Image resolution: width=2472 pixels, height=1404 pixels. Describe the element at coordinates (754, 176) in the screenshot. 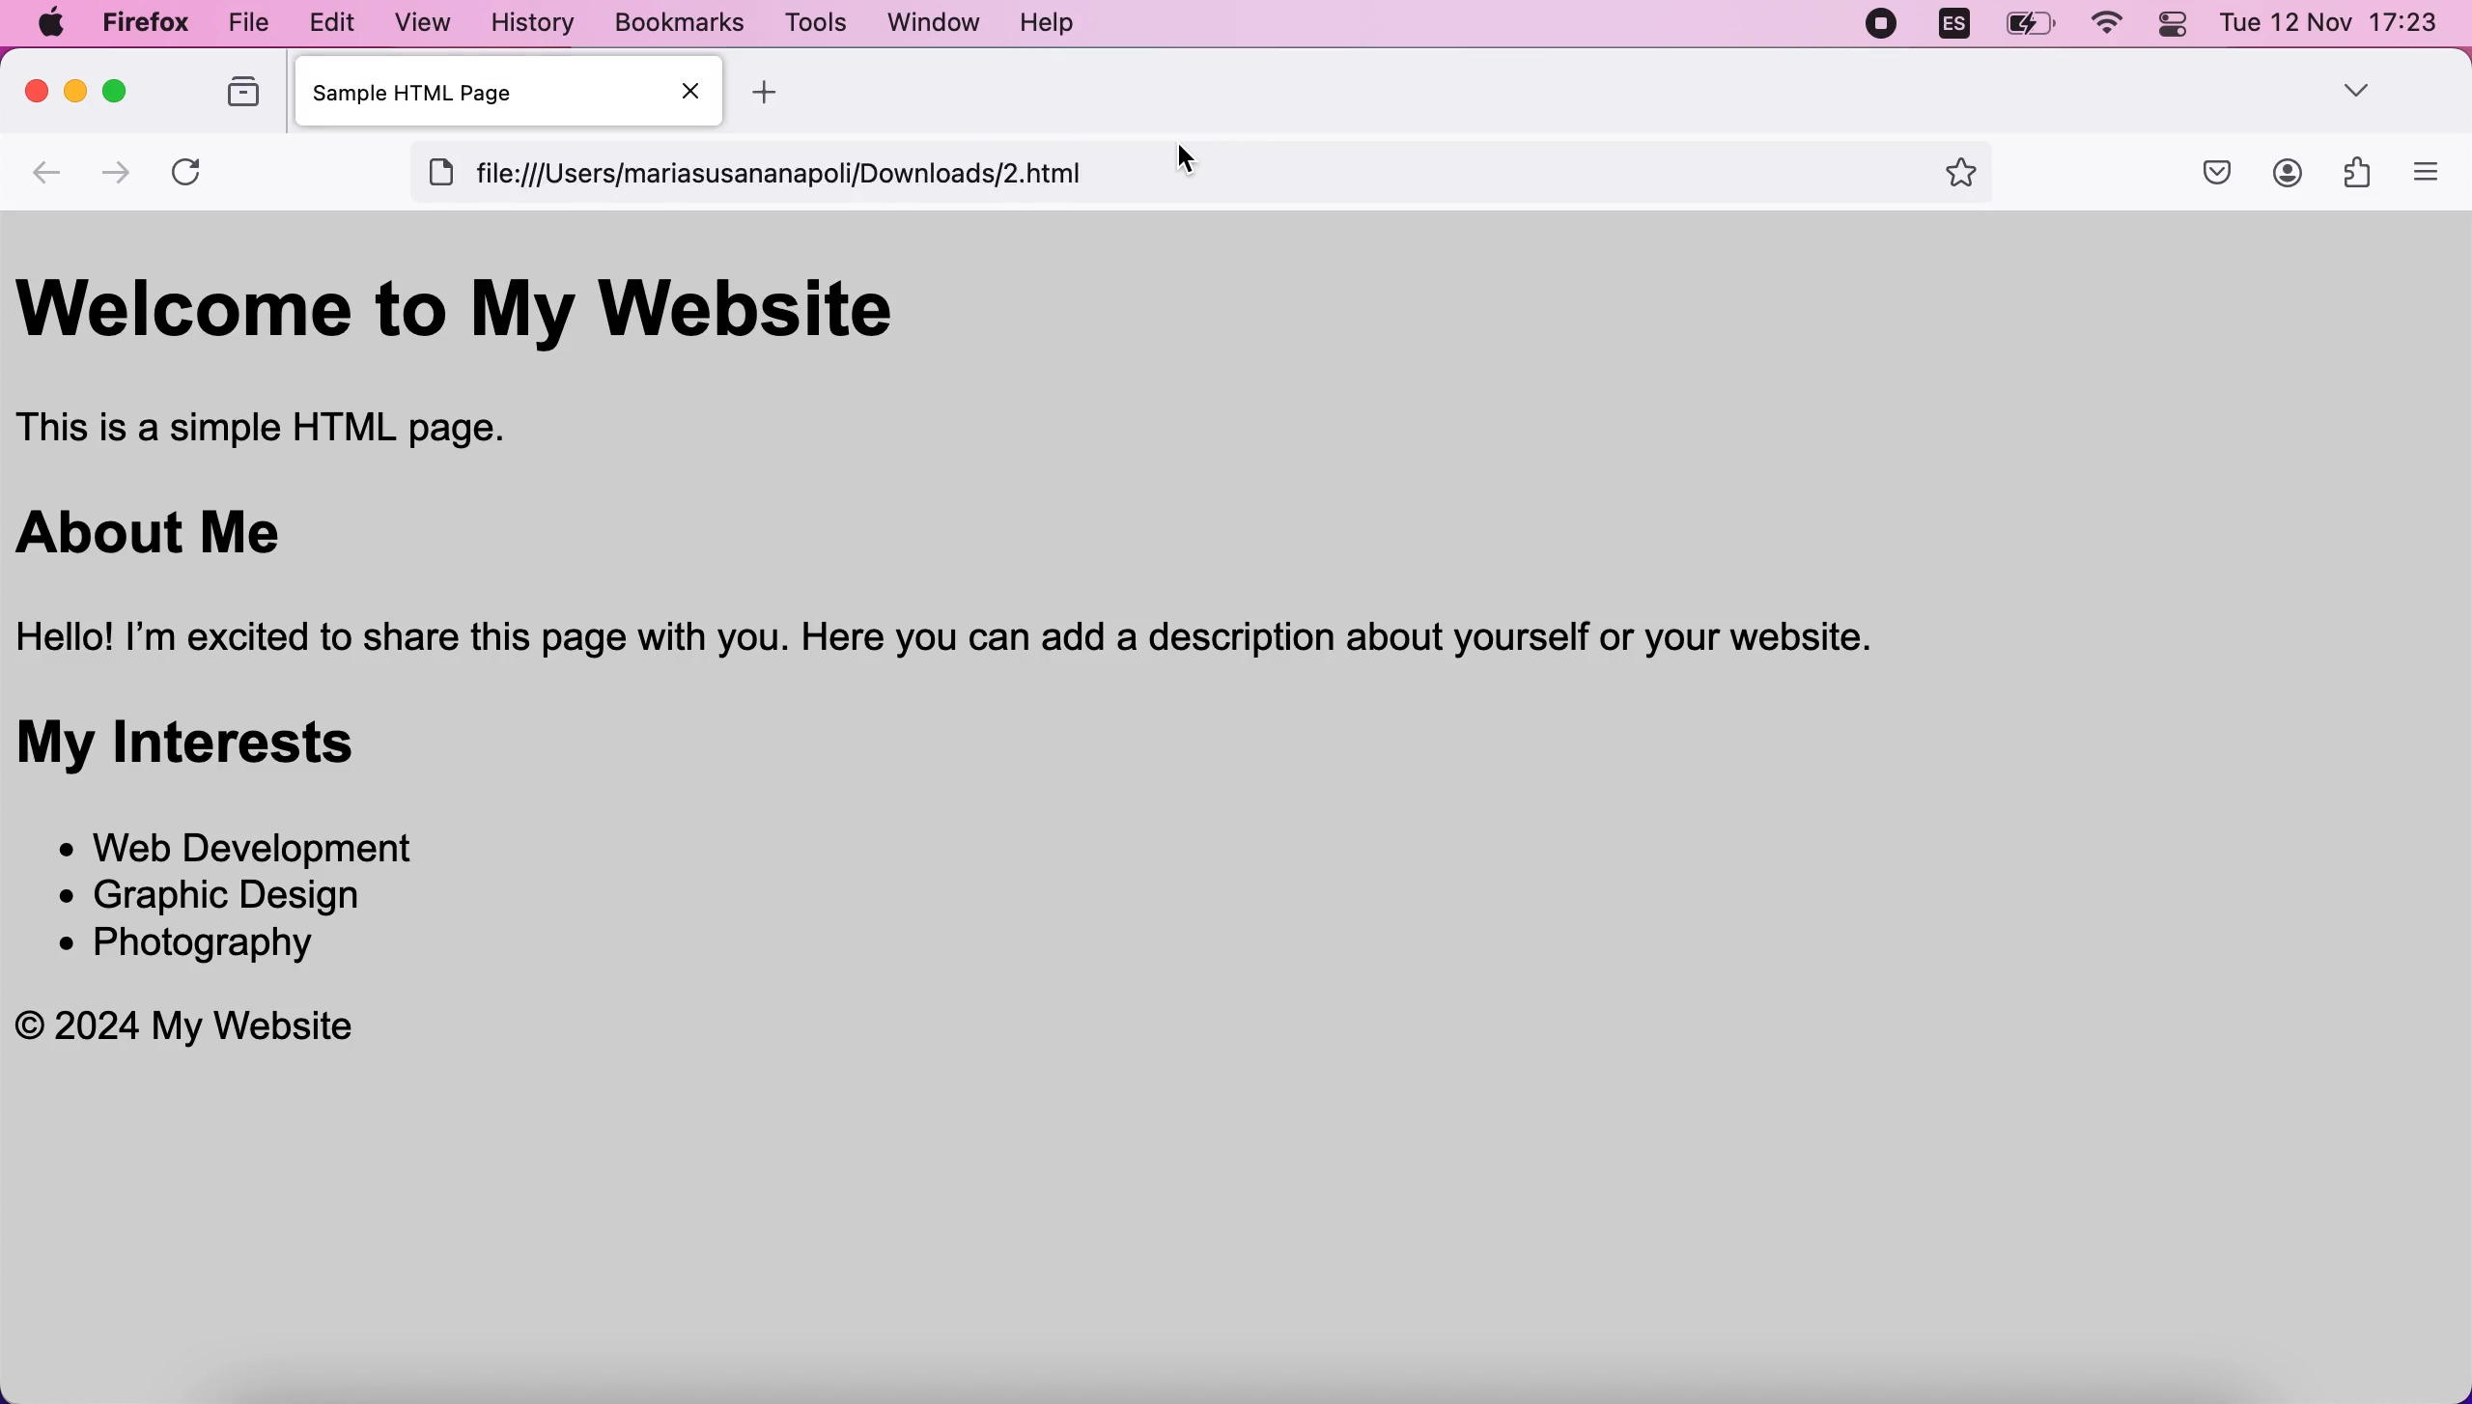

I see `[ file:///Users/mariasusananapoli/Downloads/2.html` at that location.